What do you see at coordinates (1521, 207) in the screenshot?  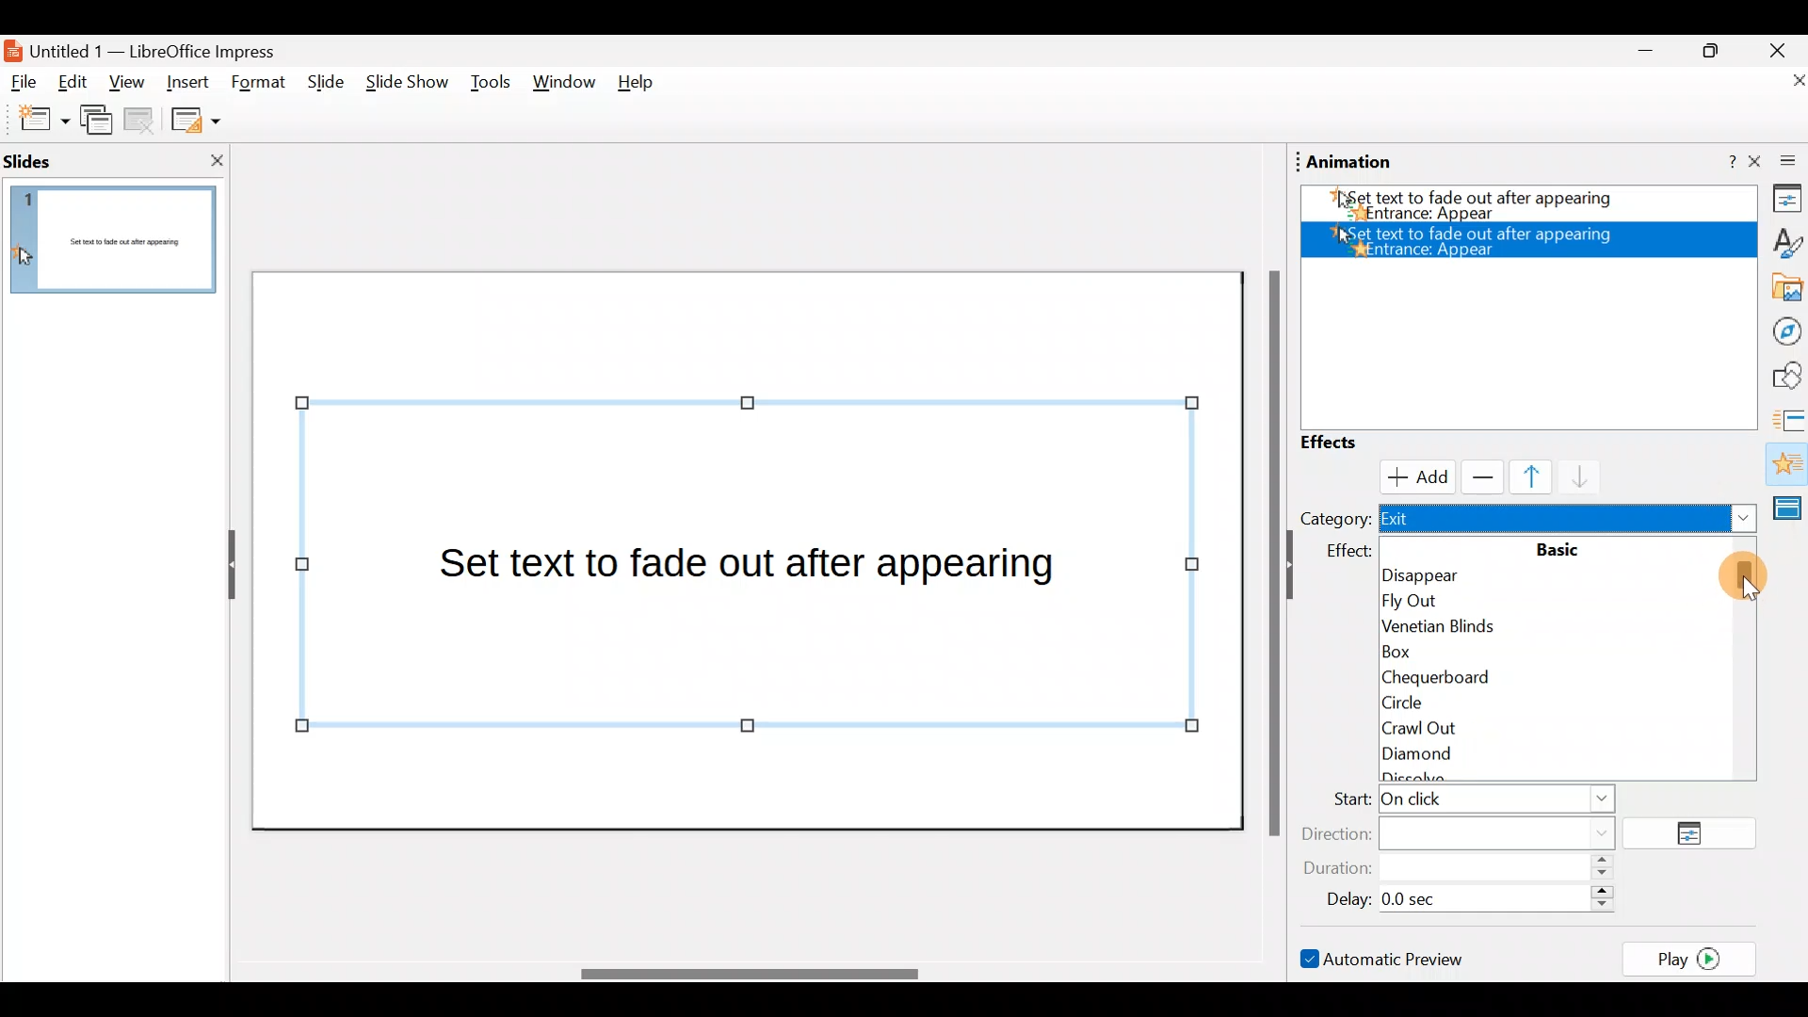 I see `Appear effect added` at bounding box center [1521, 207].